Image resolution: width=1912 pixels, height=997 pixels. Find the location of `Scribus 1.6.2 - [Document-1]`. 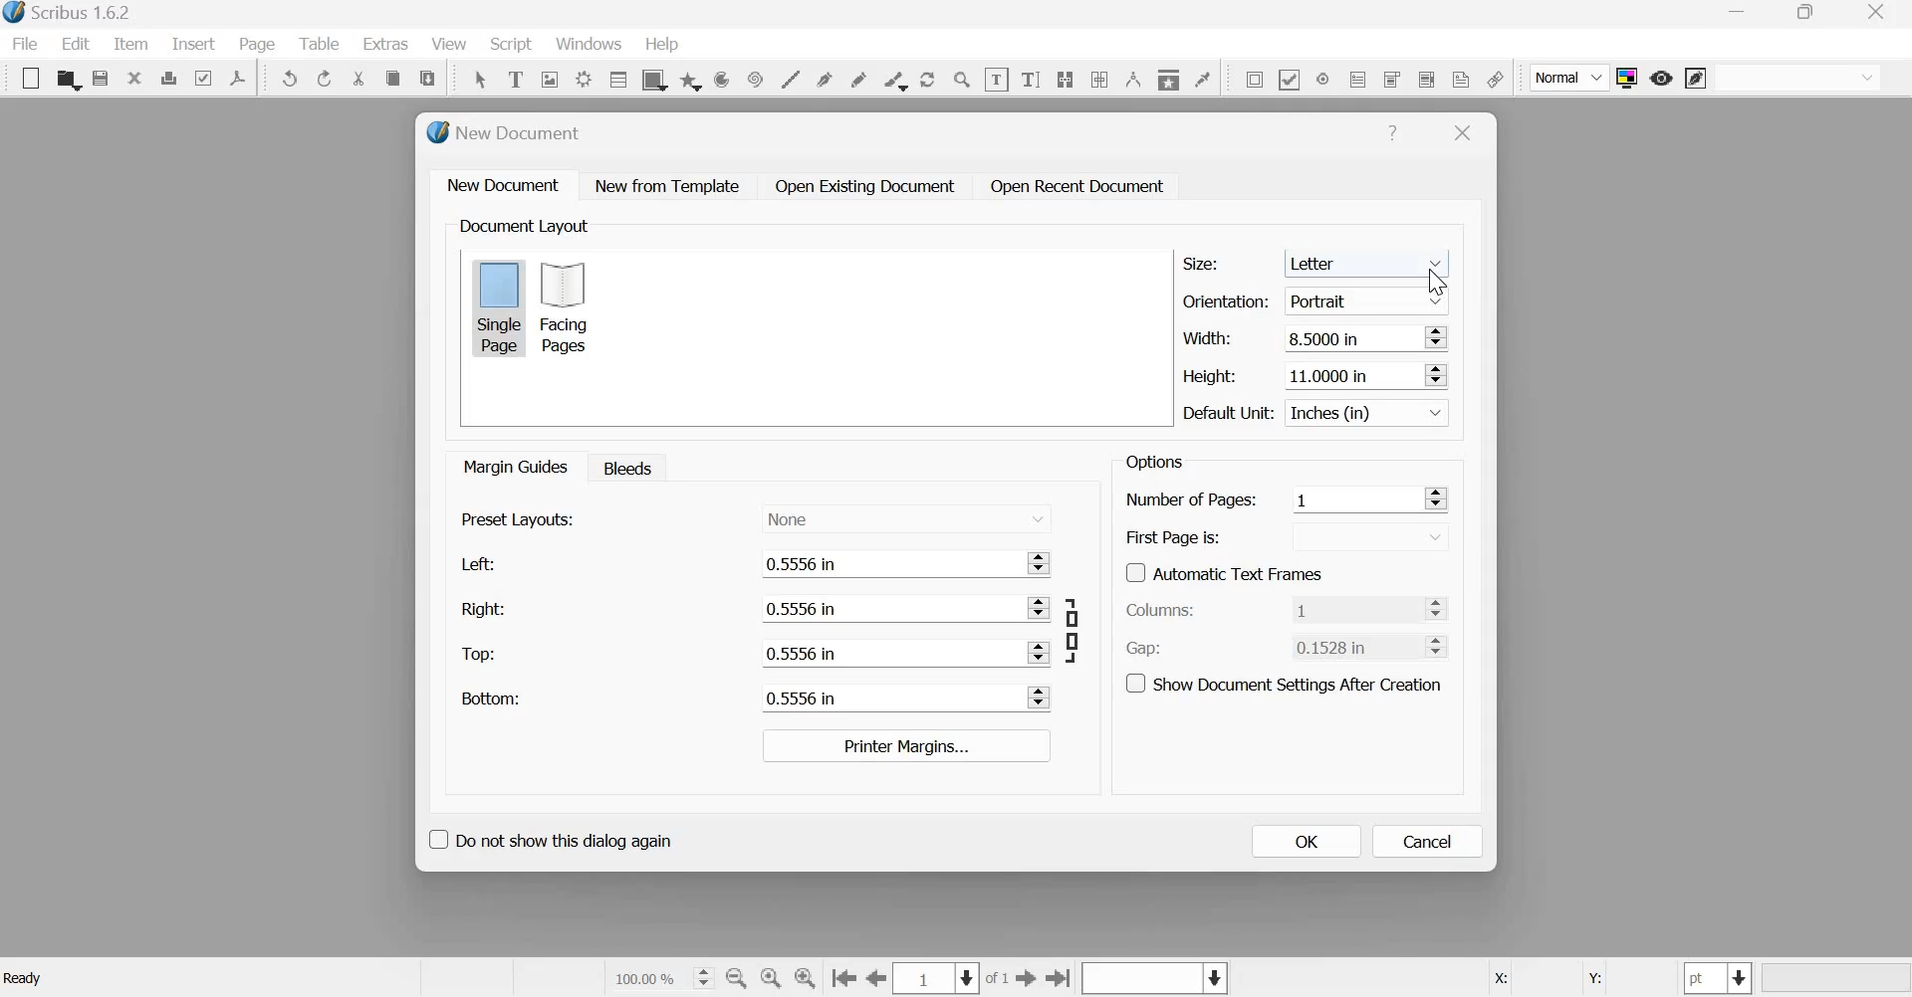

Scribus 1.6.2 - [Document-1] is located at coordinates (72, 14).